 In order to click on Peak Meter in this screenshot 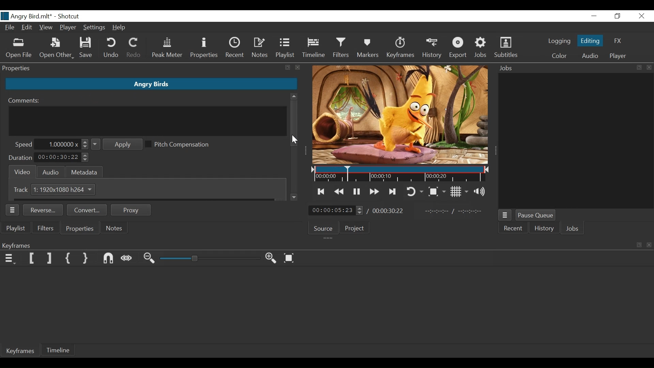, I will do `click(167, 49)`.